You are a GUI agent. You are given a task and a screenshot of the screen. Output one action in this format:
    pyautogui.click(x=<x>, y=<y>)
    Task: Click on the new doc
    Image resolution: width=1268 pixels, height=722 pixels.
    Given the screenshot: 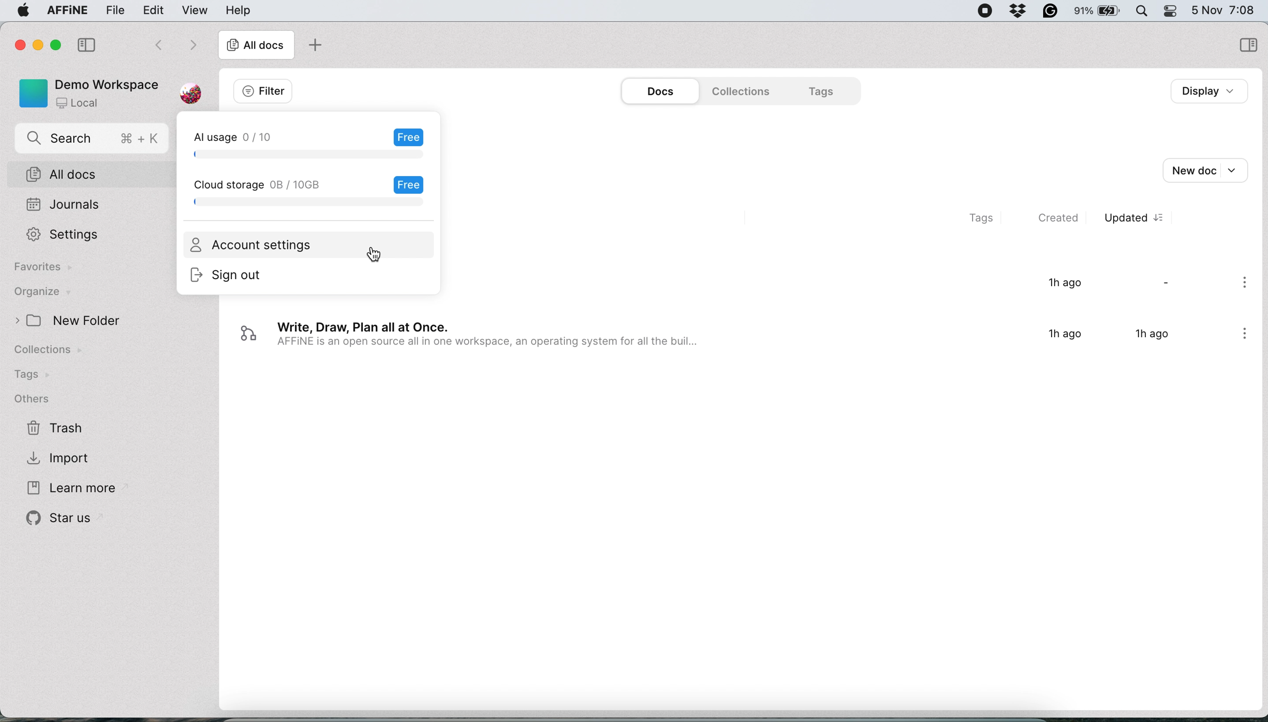 What is the action you would take?
    pyautogui.click(x=1211, y=169)
    